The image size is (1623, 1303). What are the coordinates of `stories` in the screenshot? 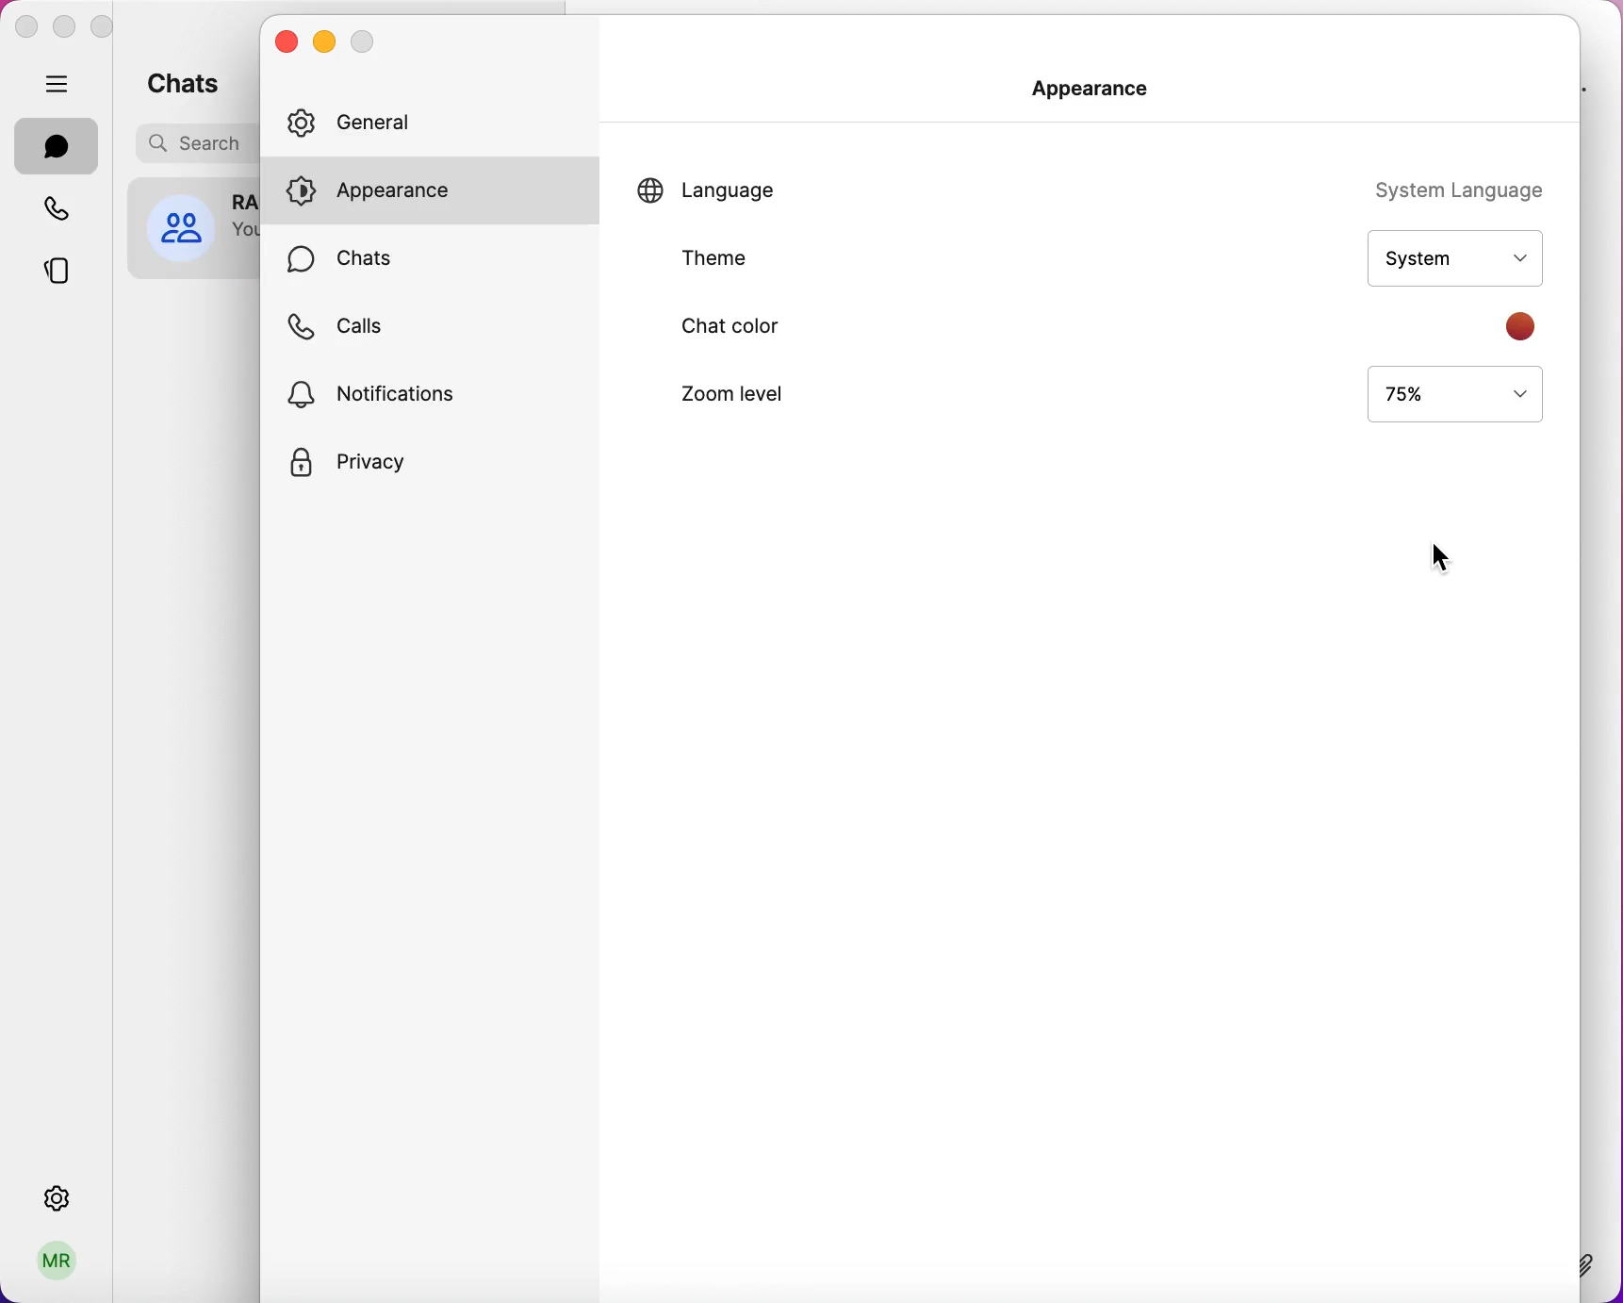 It's located at (54, 277).